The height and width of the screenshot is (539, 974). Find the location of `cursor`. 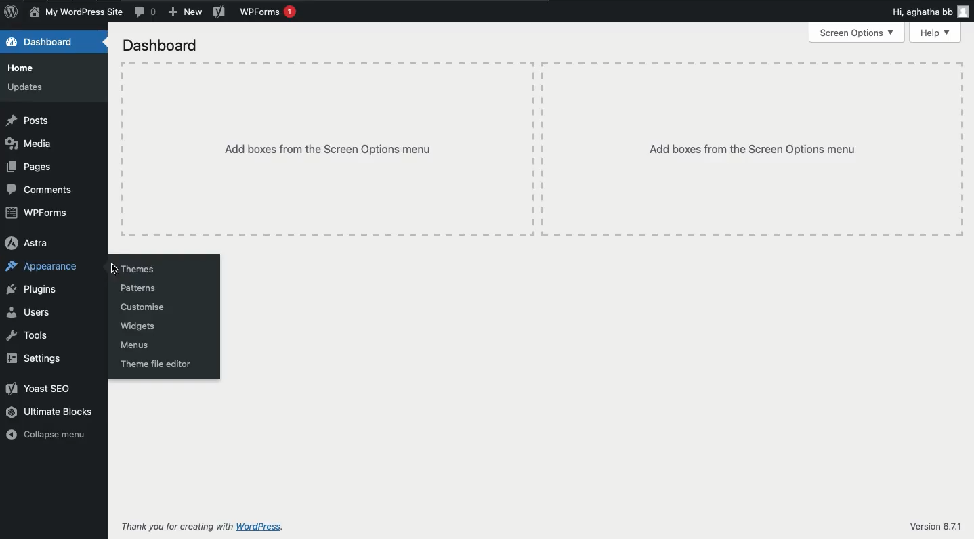

cursor is located at coordinates (112, 269).